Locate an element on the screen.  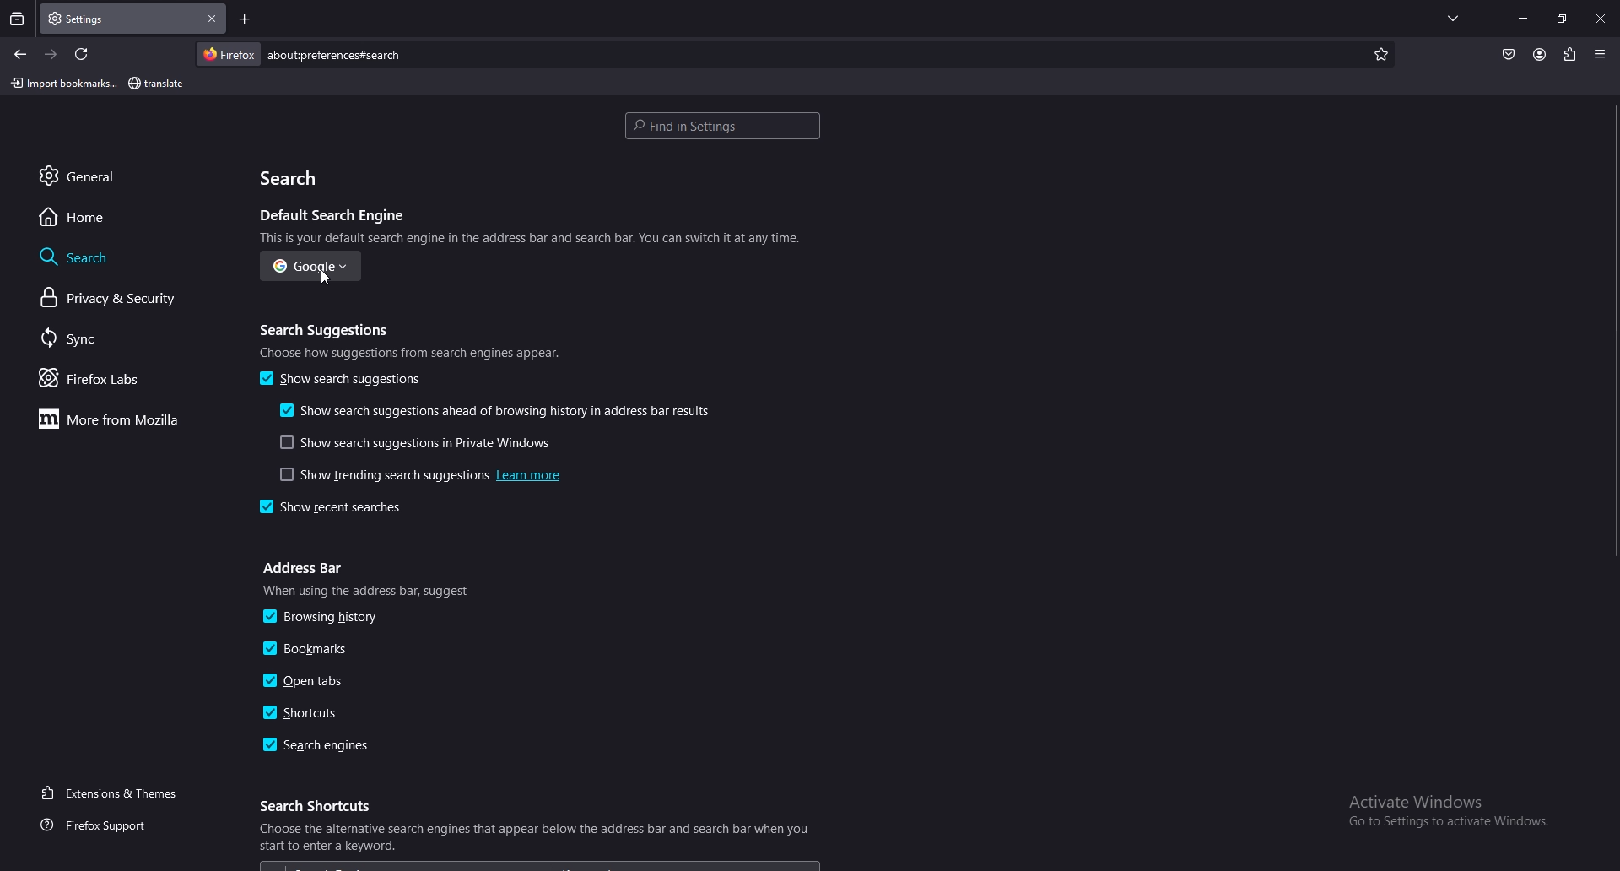
home is located at coordinates (129, 218).